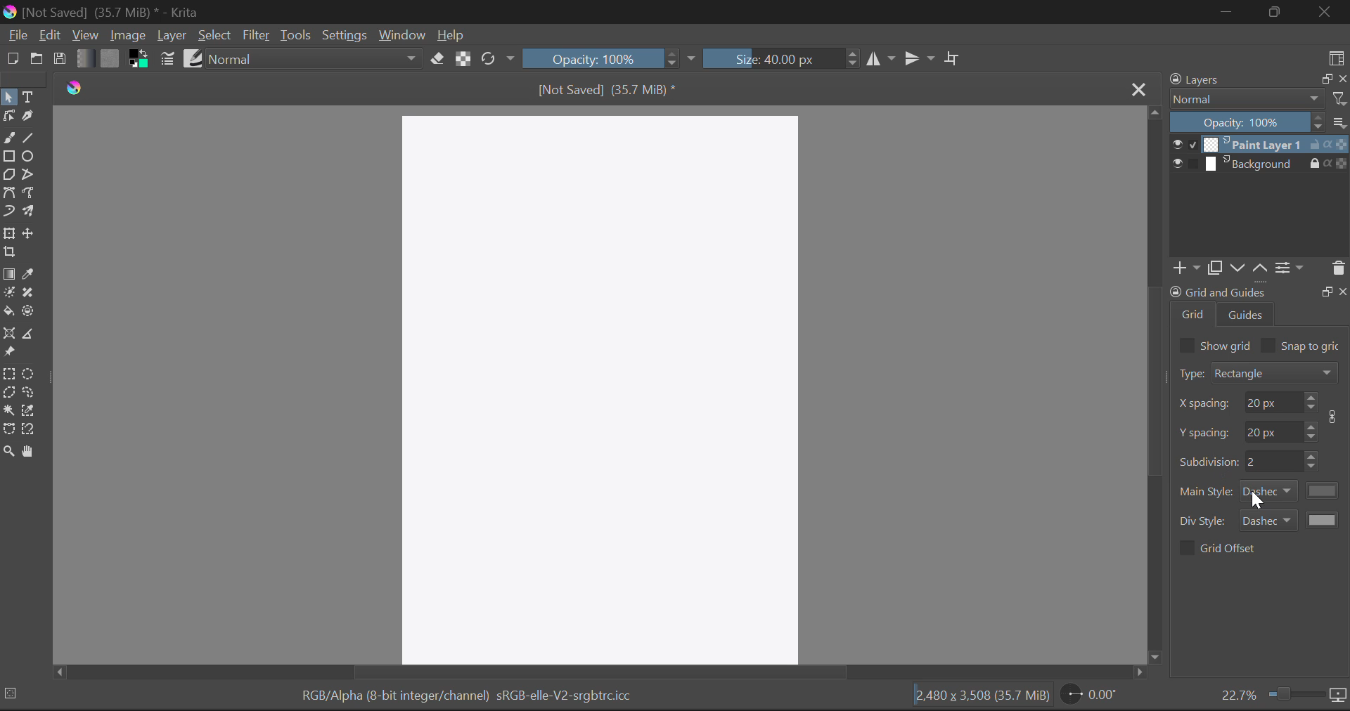 The height and width of the screenshot is (711, 1350). I want to click on Crop, so click(9, 252).